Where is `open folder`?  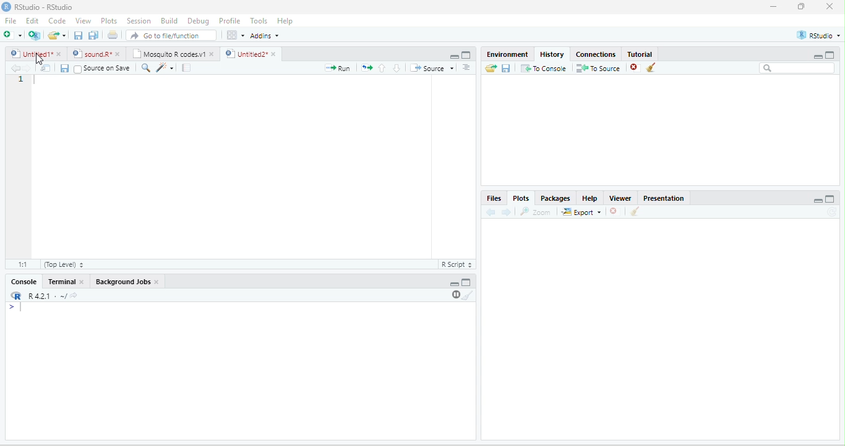
open folder is located at coordinates (491, 68).